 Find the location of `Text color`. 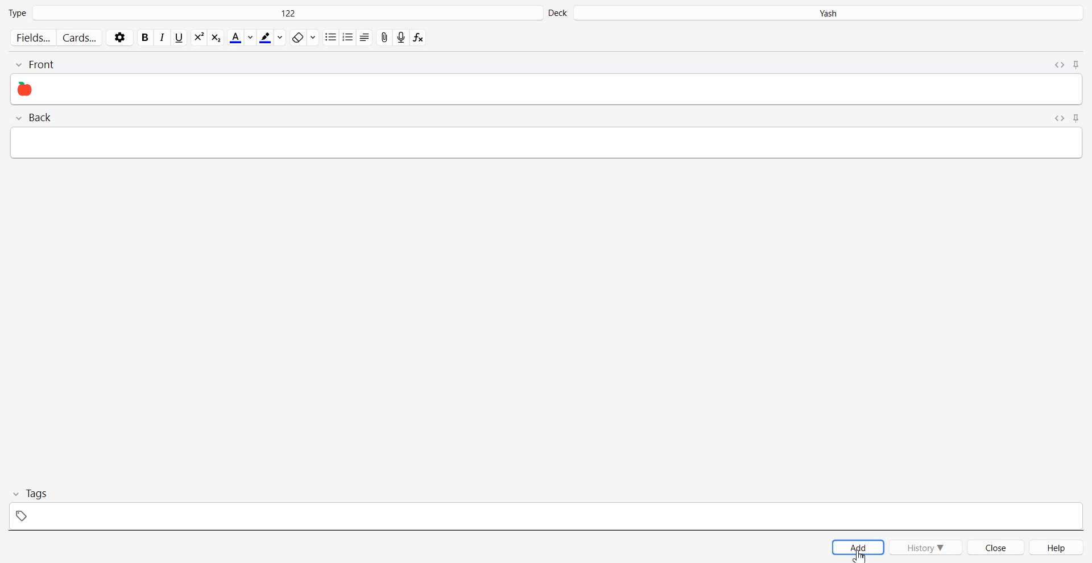

Text color is located at coordinates (241, 37).